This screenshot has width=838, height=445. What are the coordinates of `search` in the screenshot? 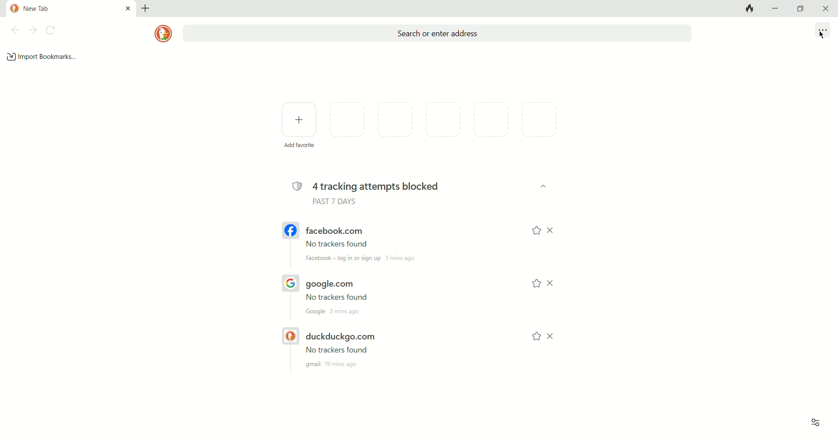 It's located at (436, 33).